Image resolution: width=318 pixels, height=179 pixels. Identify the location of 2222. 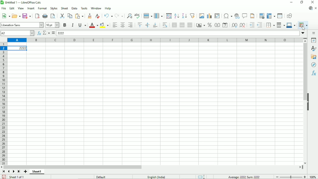
(17, 48).